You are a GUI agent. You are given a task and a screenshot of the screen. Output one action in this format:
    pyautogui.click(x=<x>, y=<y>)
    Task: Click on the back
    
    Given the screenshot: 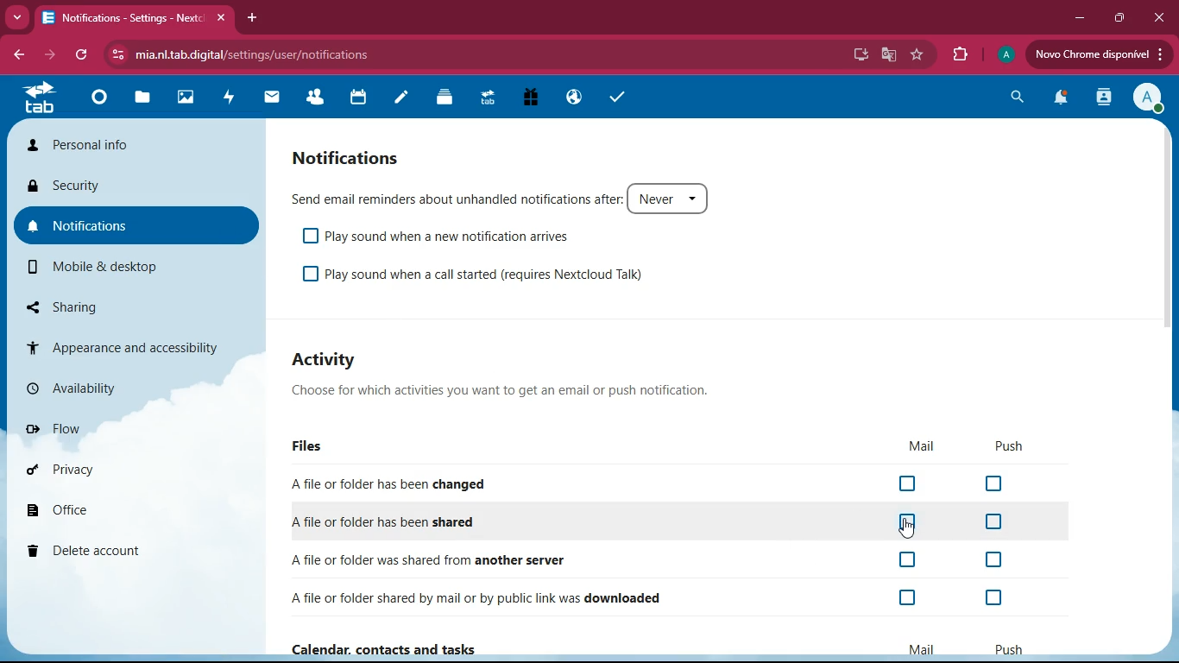 What is the action you would take?
    pyautogui.click(x=18, y=56)
    